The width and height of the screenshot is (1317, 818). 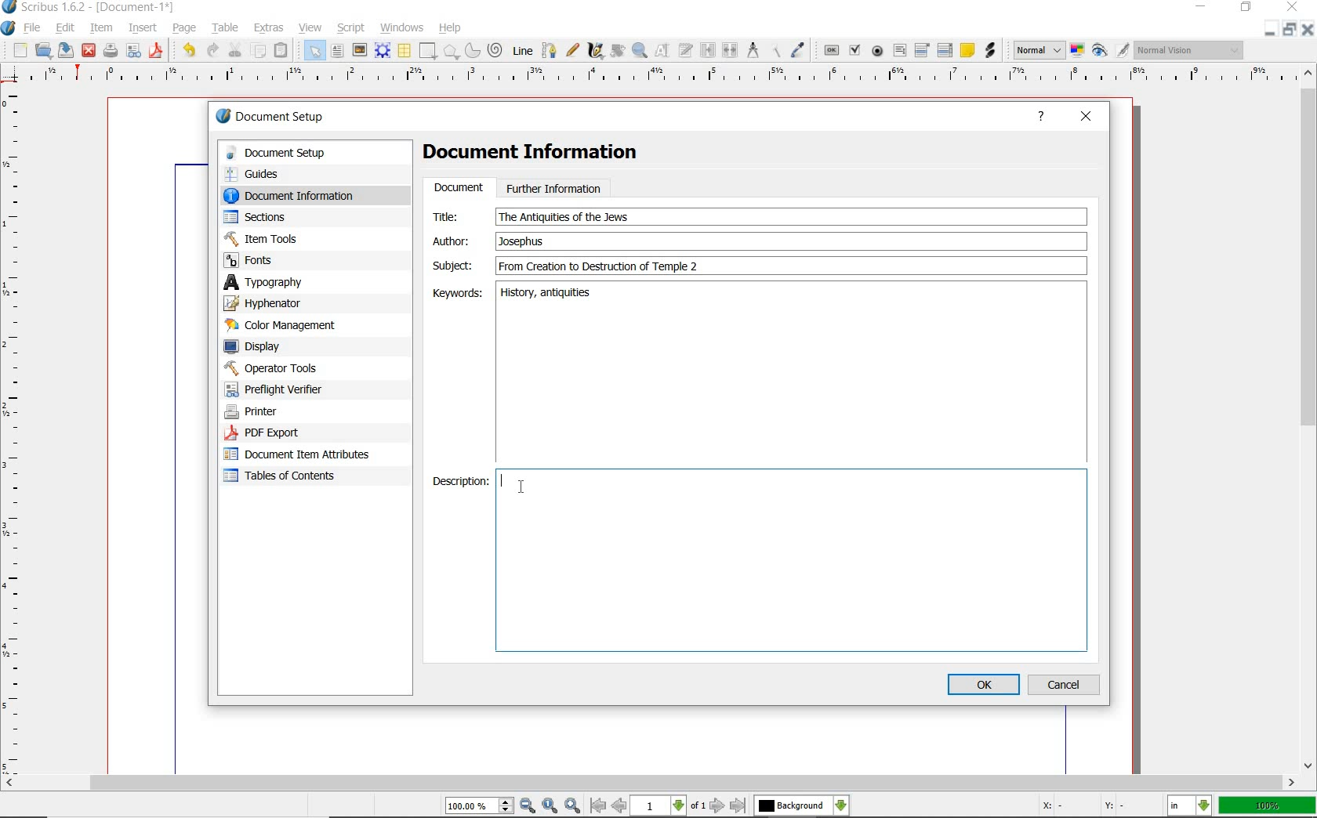 I want to click on preview mode, so click(x=1112, y=51).